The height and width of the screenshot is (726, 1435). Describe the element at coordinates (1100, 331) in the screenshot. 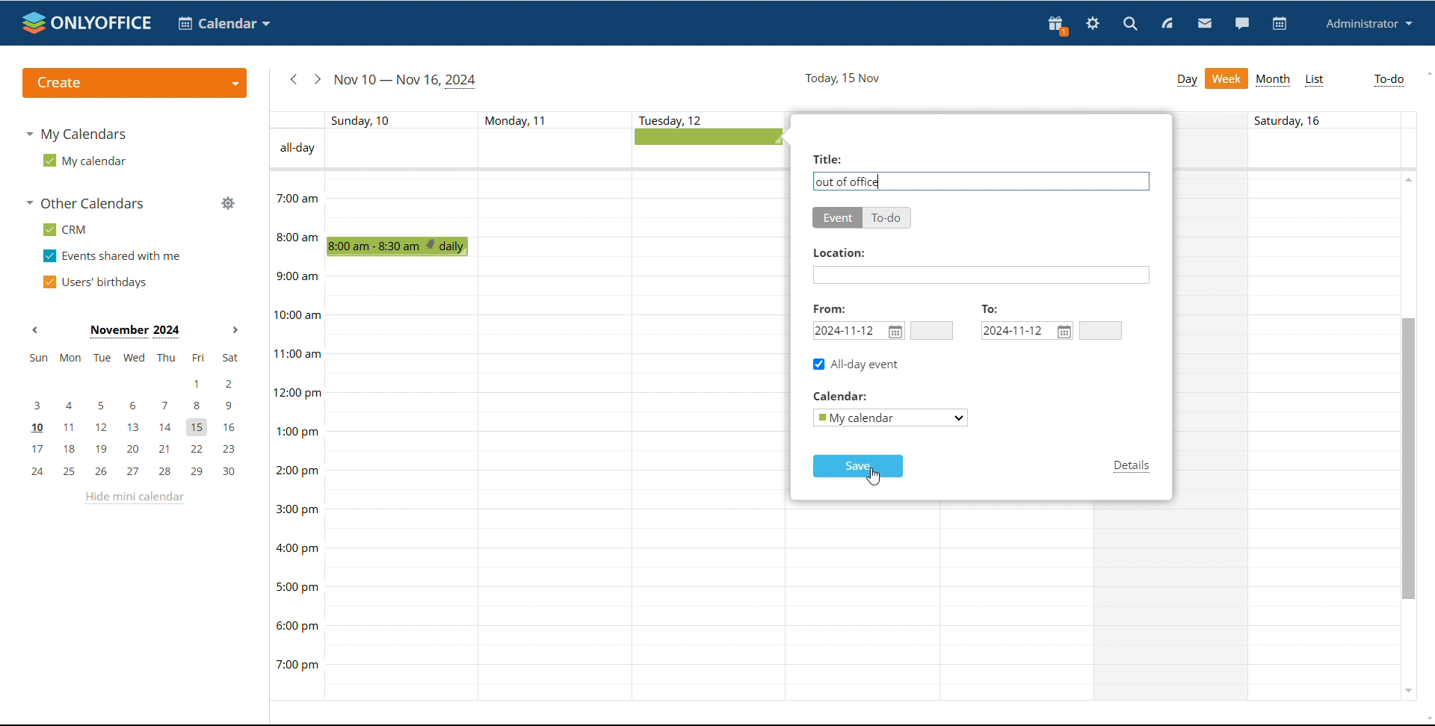

I see `end time` at that location.